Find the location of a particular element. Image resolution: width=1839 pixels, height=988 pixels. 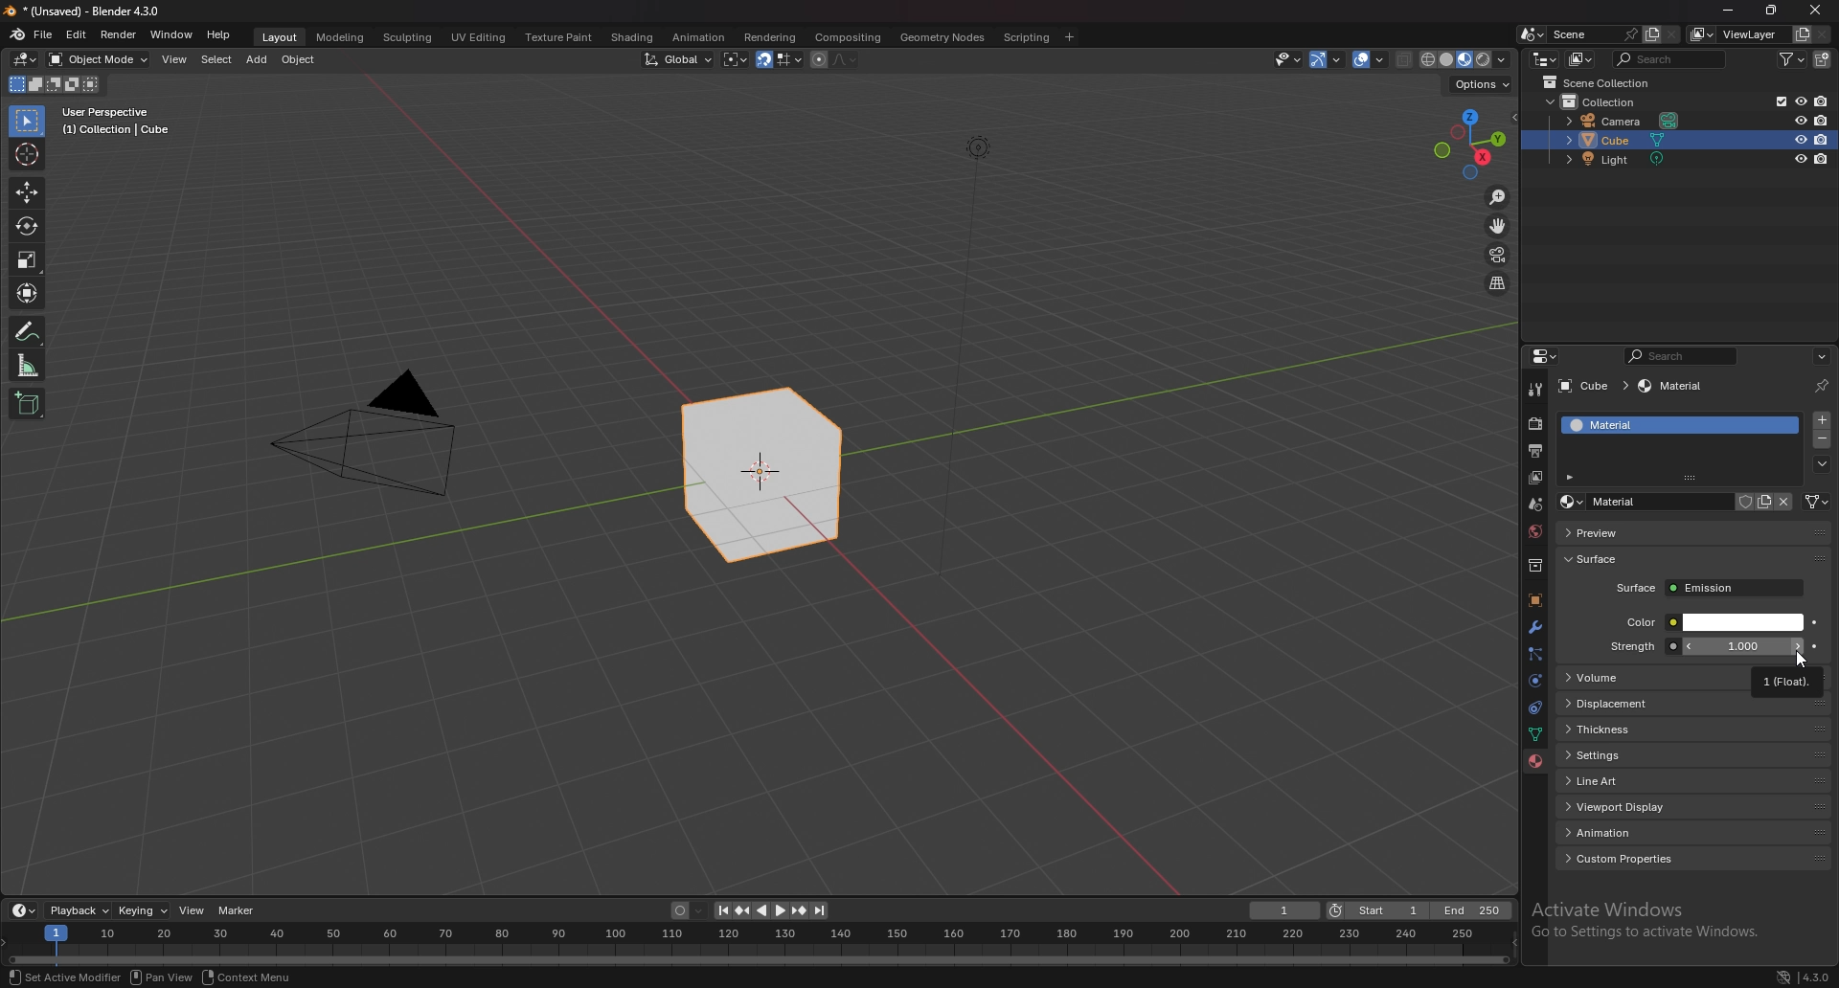

light is located at coordinates (1623, 160).